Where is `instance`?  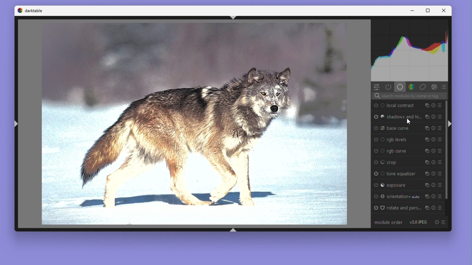 instance is located at coordinates (427, 196).